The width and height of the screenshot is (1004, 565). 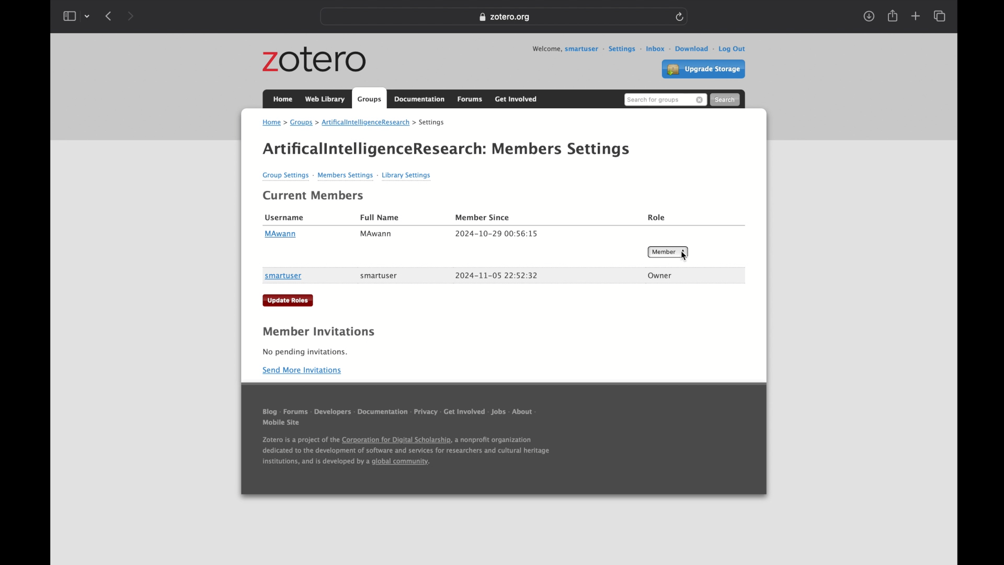 I want to click on inbox, so click(x=651, y=48).